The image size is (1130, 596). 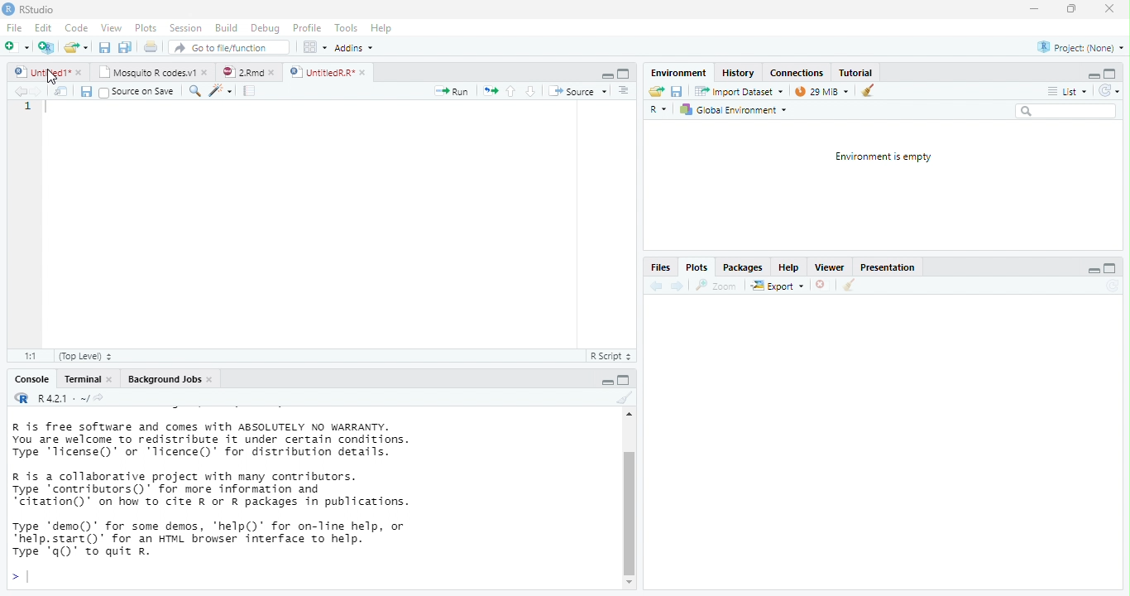 I want to click on cursor, so click(x=50, y=76).